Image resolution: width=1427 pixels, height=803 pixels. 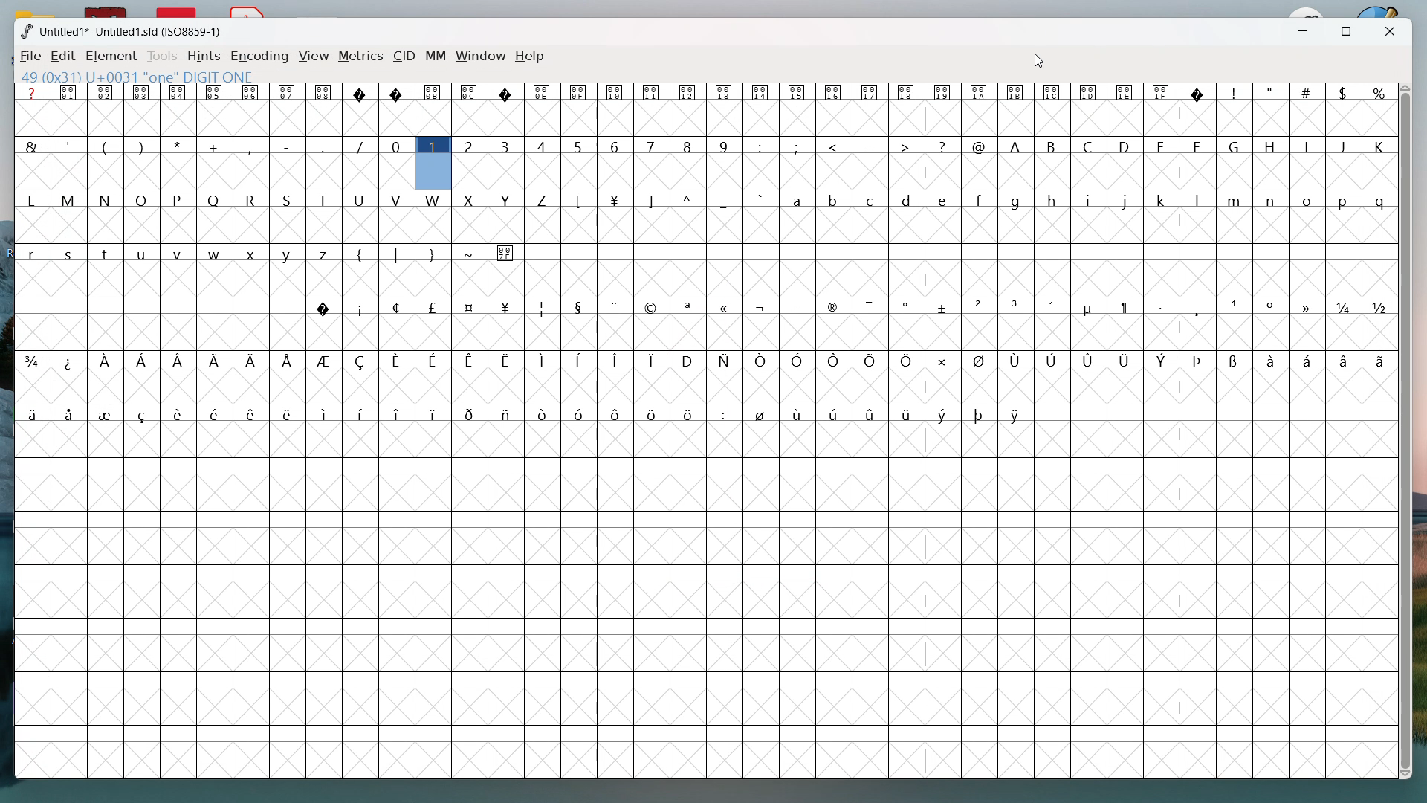 I want to click on {, so click(x=363, y=253).